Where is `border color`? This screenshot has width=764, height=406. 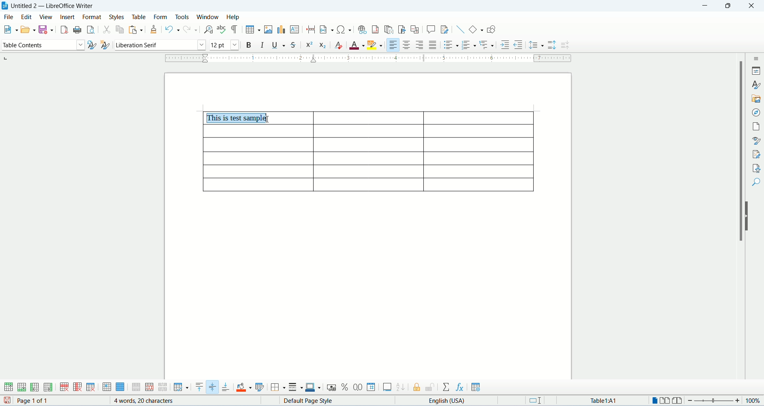
border color is located at coordinates (314, 388).